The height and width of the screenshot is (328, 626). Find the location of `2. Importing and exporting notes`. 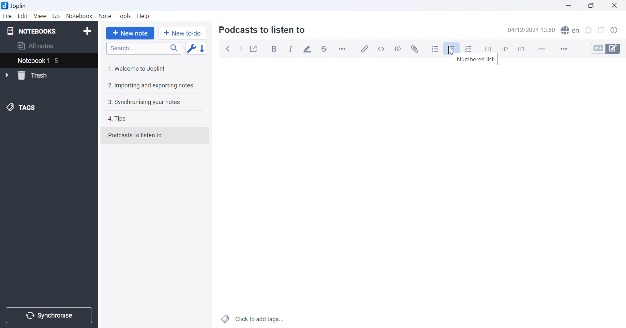

2. Importing and exporting notes is located at coordinates (151, 86).